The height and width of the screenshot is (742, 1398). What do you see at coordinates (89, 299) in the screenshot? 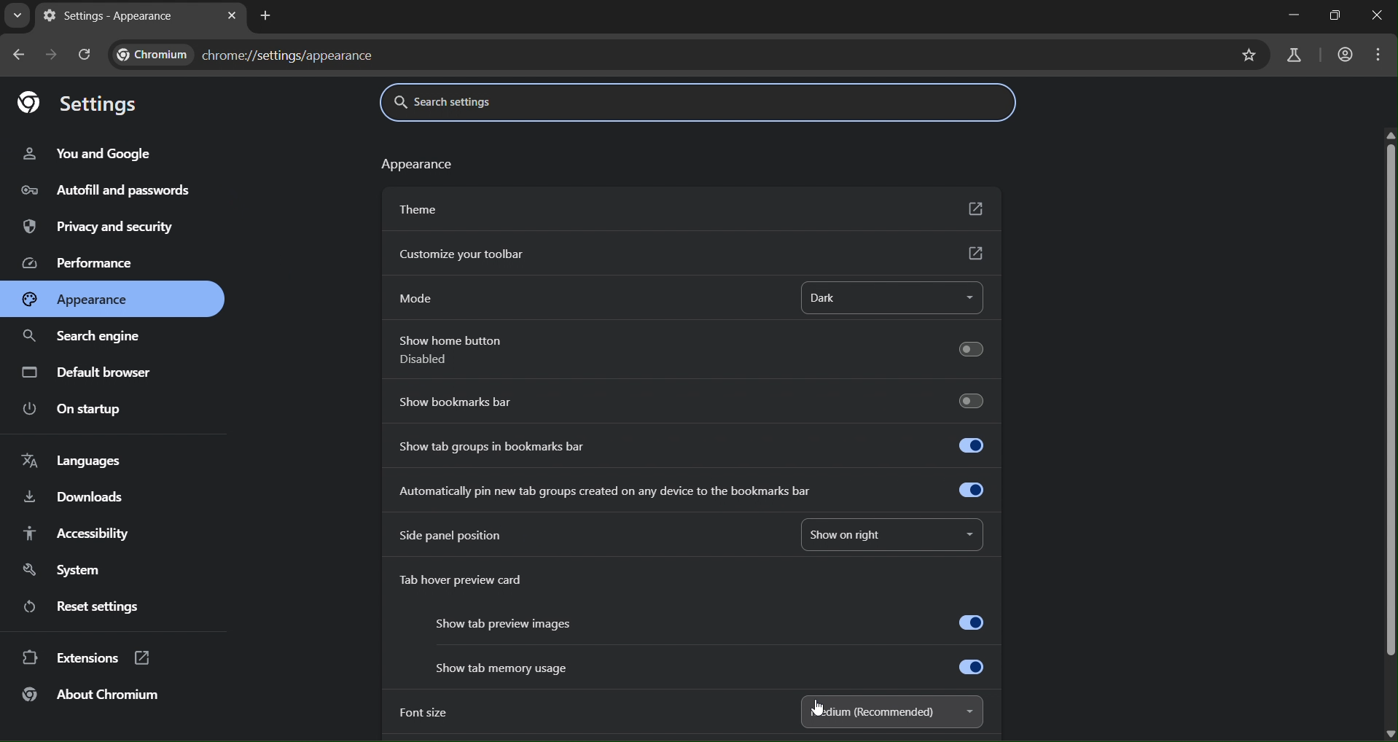
I see `appearance` at bounding box center [89, 299].